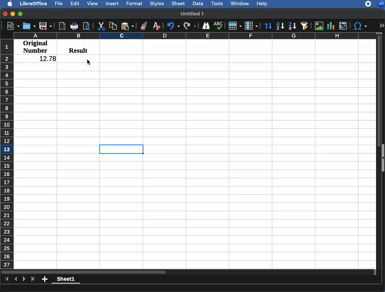 This screenshot has width=385, height=292. I want to click on Close, so click(4, 15).